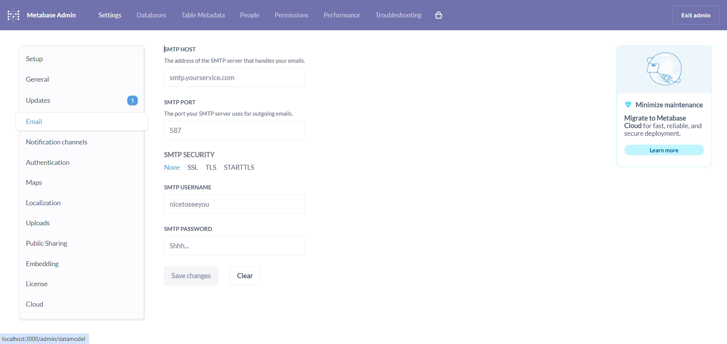  Describe the element at coordinates (67, 203) in the screenshot. I see `localization` at that location.